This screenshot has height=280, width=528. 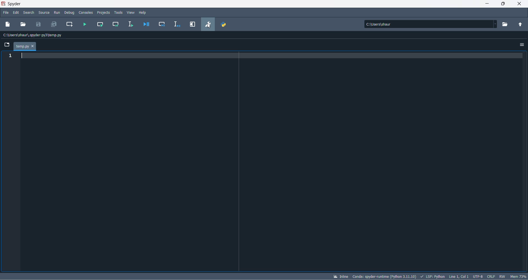 I want to click on close, so click(x=518, y=5).